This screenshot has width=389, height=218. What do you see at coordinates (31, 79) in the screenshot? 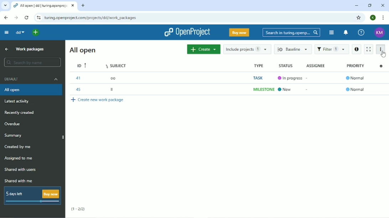
I see `Default` at bounding box center [31, 79].